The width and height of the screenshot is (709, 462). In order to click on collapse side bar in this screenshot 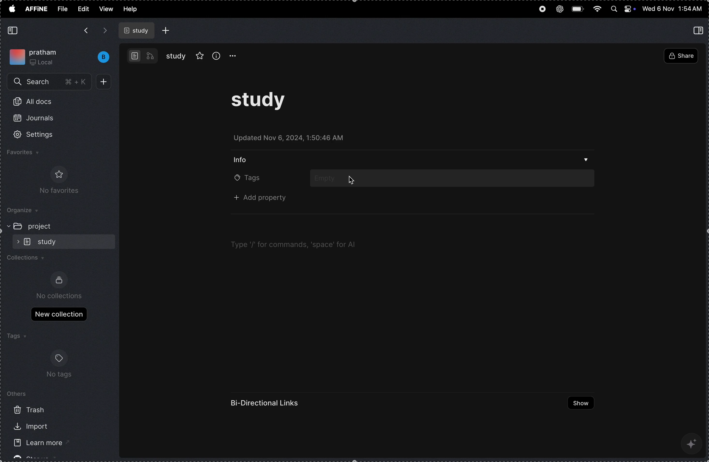, I will do `click(699, 30)`.